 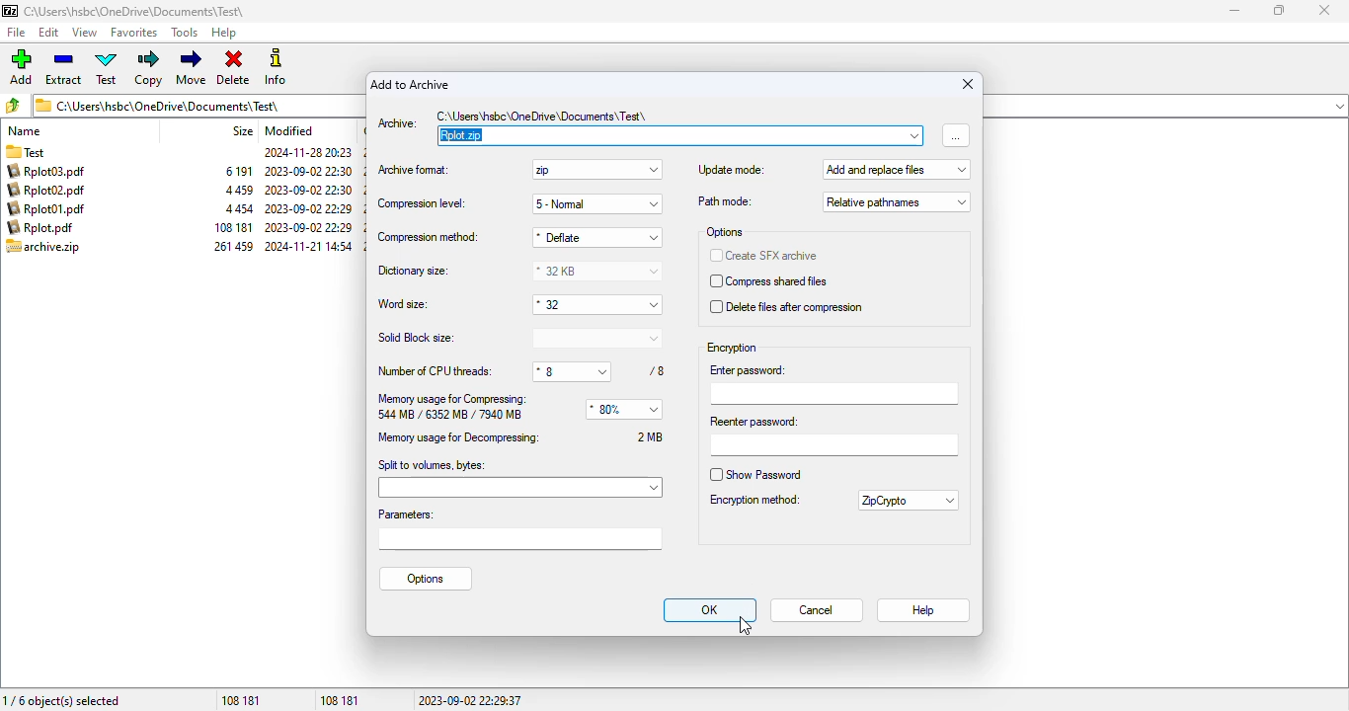 What do you see at coordinates (516, 237) in the screenshot?
I see `compression method: * deflate` at bounding box center [516, 237].